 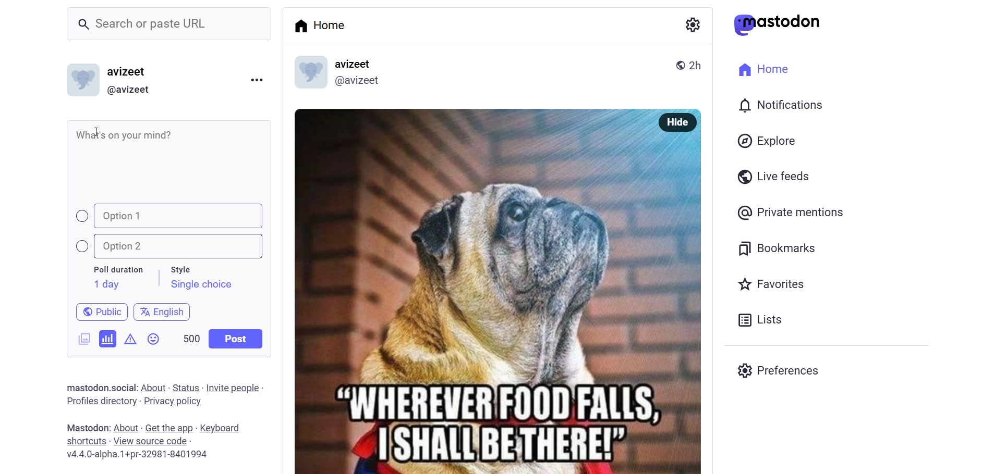 I want to click on home, so click(x=323, y=25).